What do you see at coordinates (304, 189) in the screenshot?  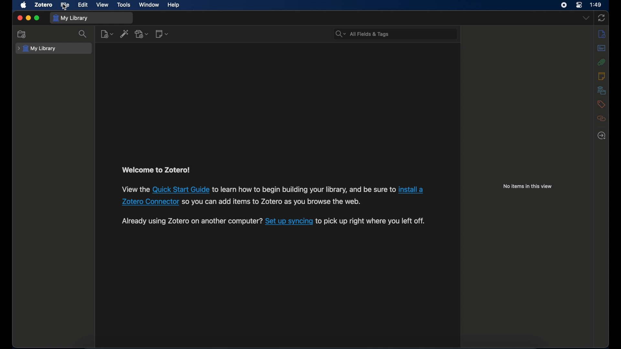 I see `to learn how to begin building your library, and be sure to` at bounding box center [304, 189].